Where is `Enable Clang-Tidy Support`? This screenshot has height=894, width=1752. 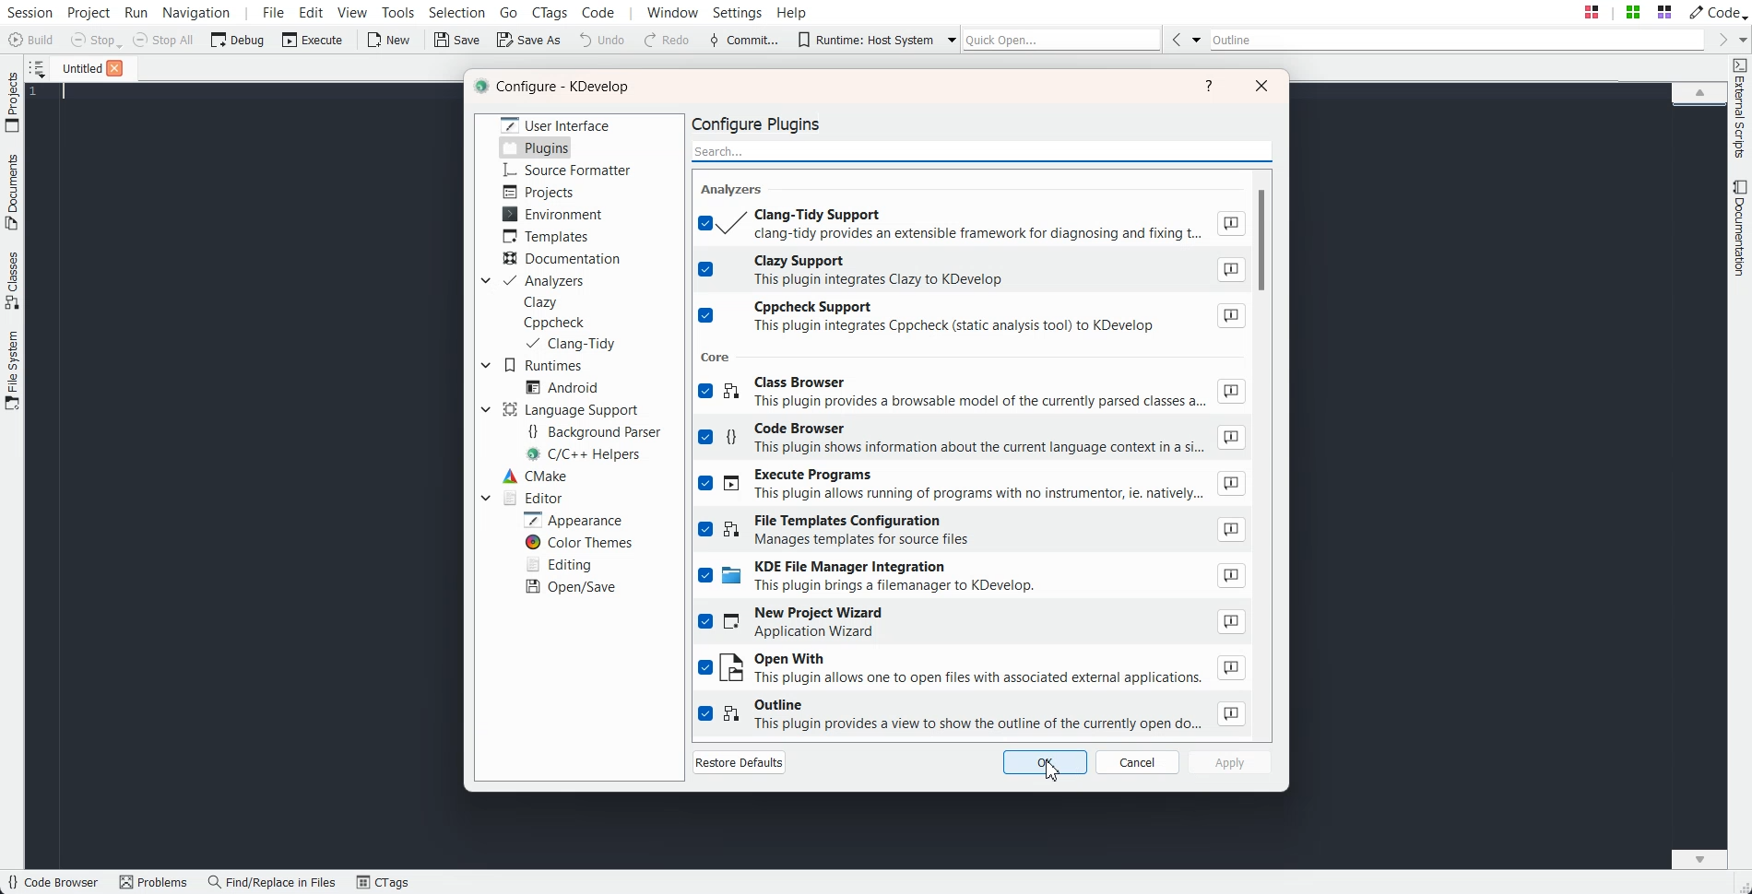
Enable Clang-Tidy Support is located at coordinates (972, 223).